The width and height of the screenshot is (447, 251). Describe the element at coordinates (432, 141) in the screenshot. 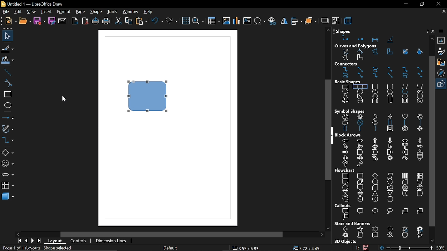

I see `vertical scrollbar` at that location.